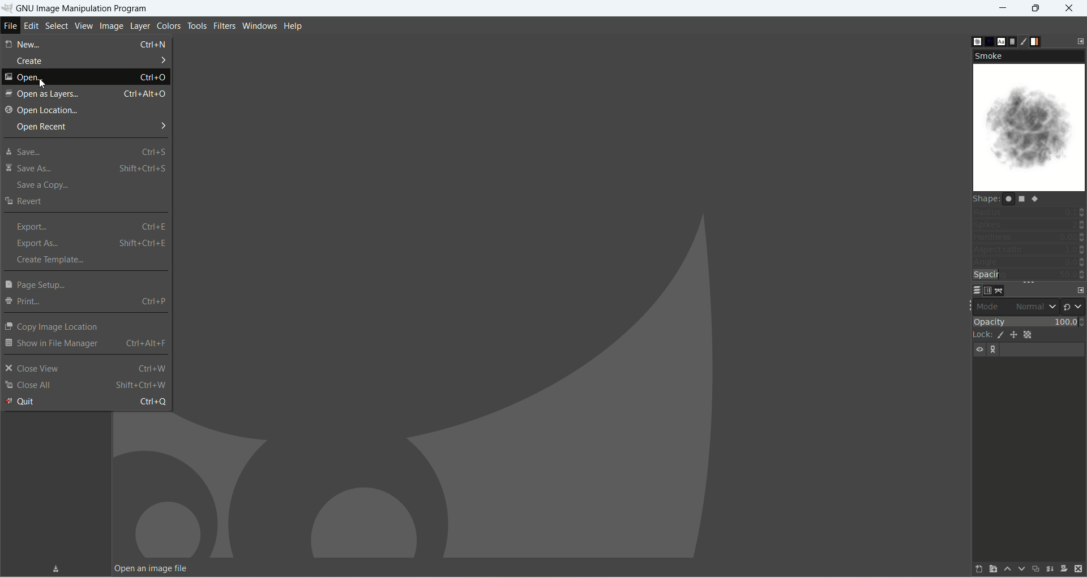 This screenshot has width=1087, height=578. Describe the element at coordinates (1073, 306) in the screenshot. I see `switch to another group` at that location.